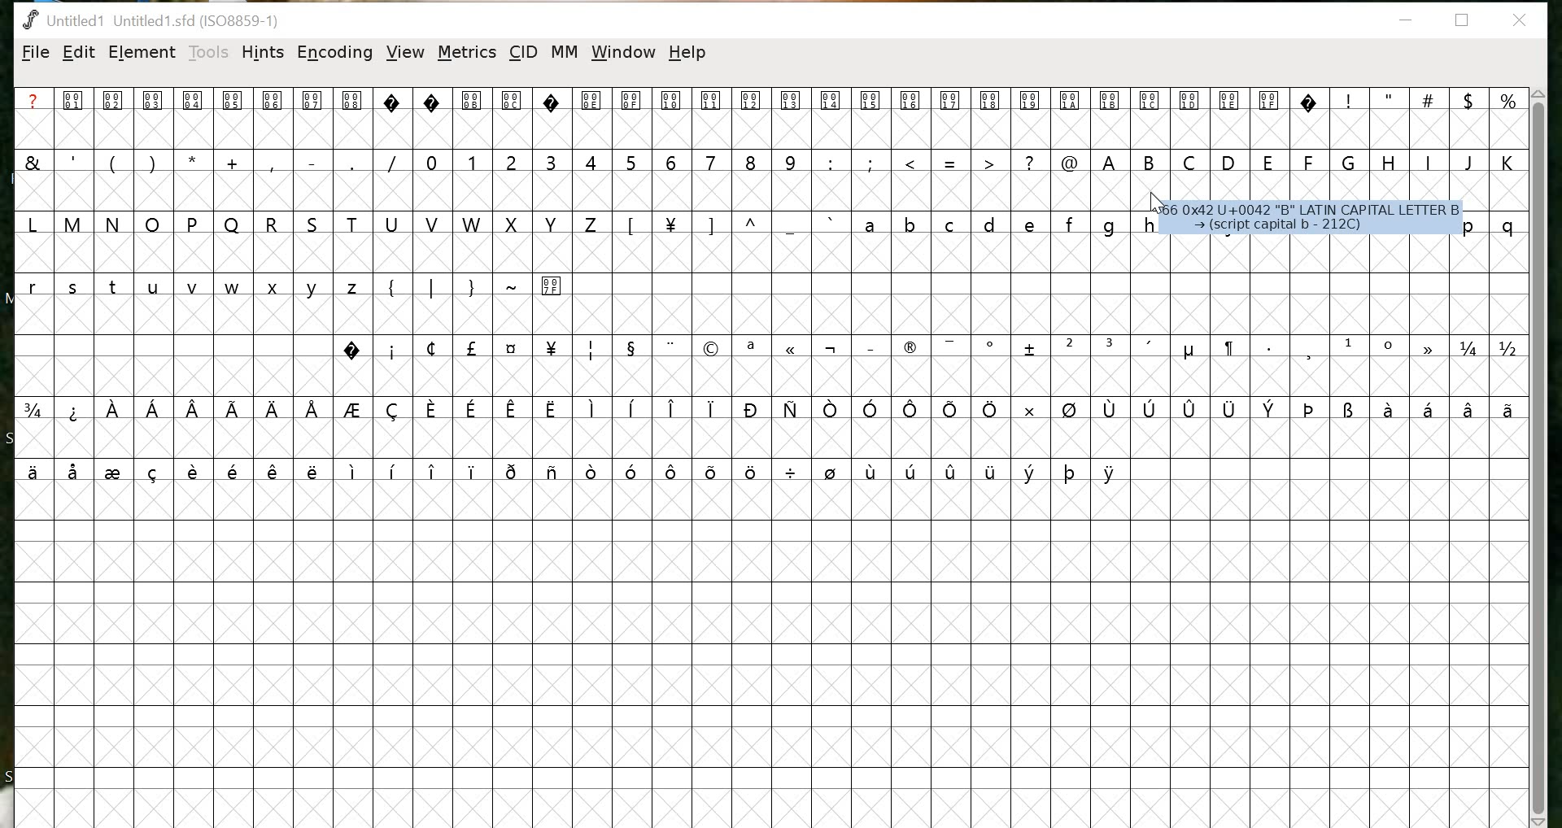 The width and height of the screenshot is (1562, 828). What do you see at coordinates (34, 54) in the screenshot?
I see `FILE` at bounding box center [34, 54].